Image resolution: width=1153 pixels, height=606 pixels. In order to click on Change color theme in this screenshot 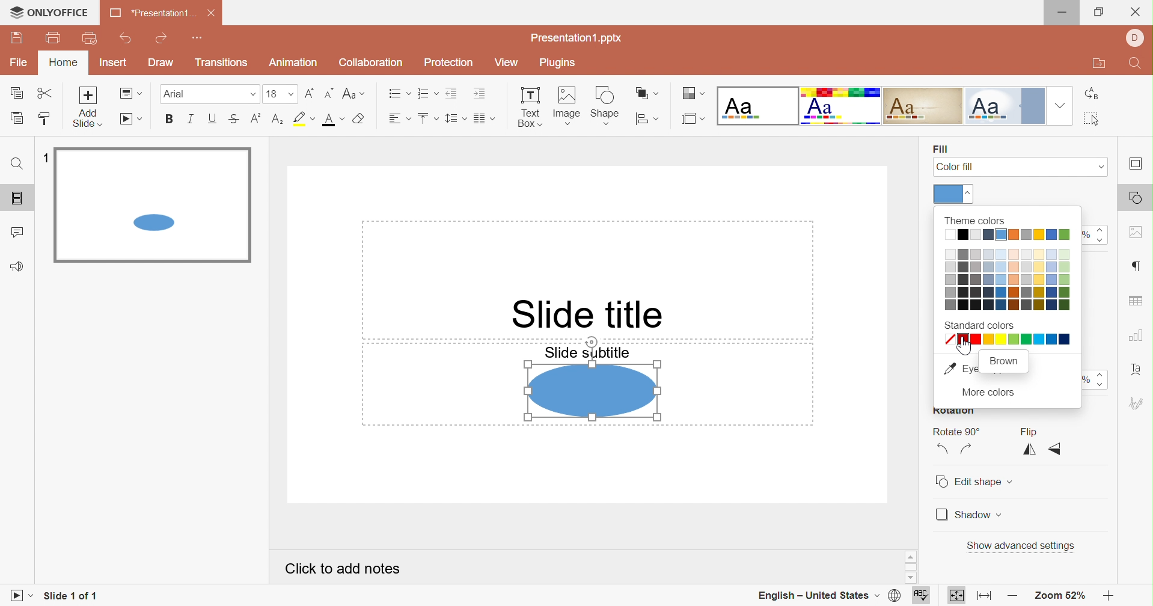, I will do `click(692, 93)`.